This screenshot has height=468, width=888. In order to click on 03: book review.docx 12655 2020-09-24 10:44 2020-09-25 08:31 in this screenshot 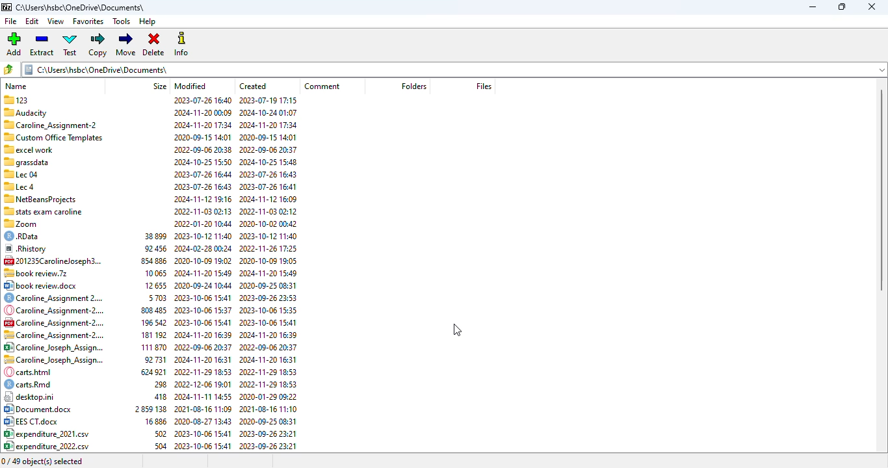, I will do `click(149, 274)`.